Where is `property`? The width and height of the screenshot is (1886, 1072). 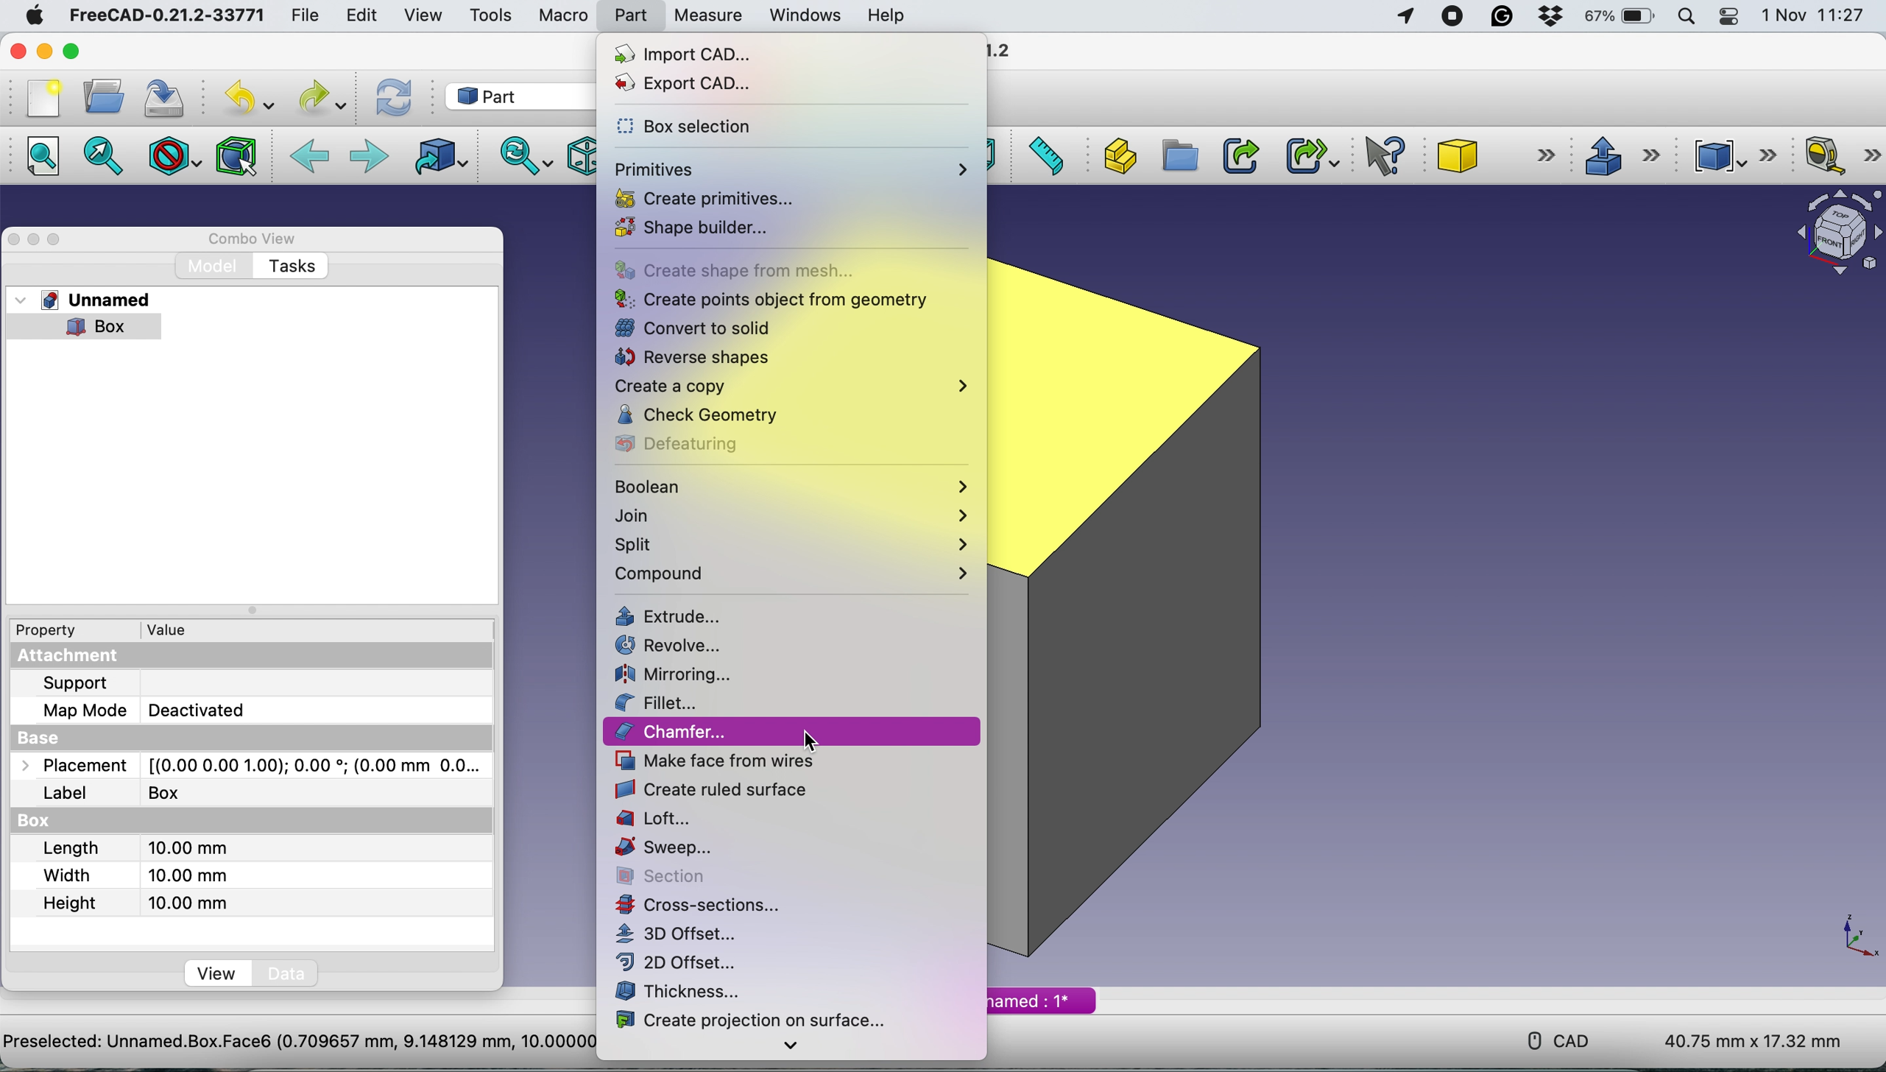 property is located at coordinates (57, 631).